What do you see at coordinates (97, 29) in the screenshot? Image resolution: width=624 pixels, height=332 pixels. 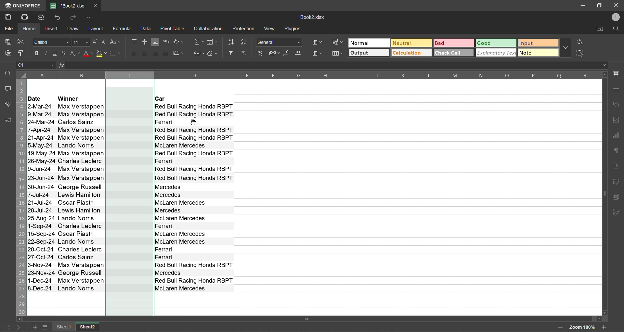 I see `layout` at bounding box center [97, 29].